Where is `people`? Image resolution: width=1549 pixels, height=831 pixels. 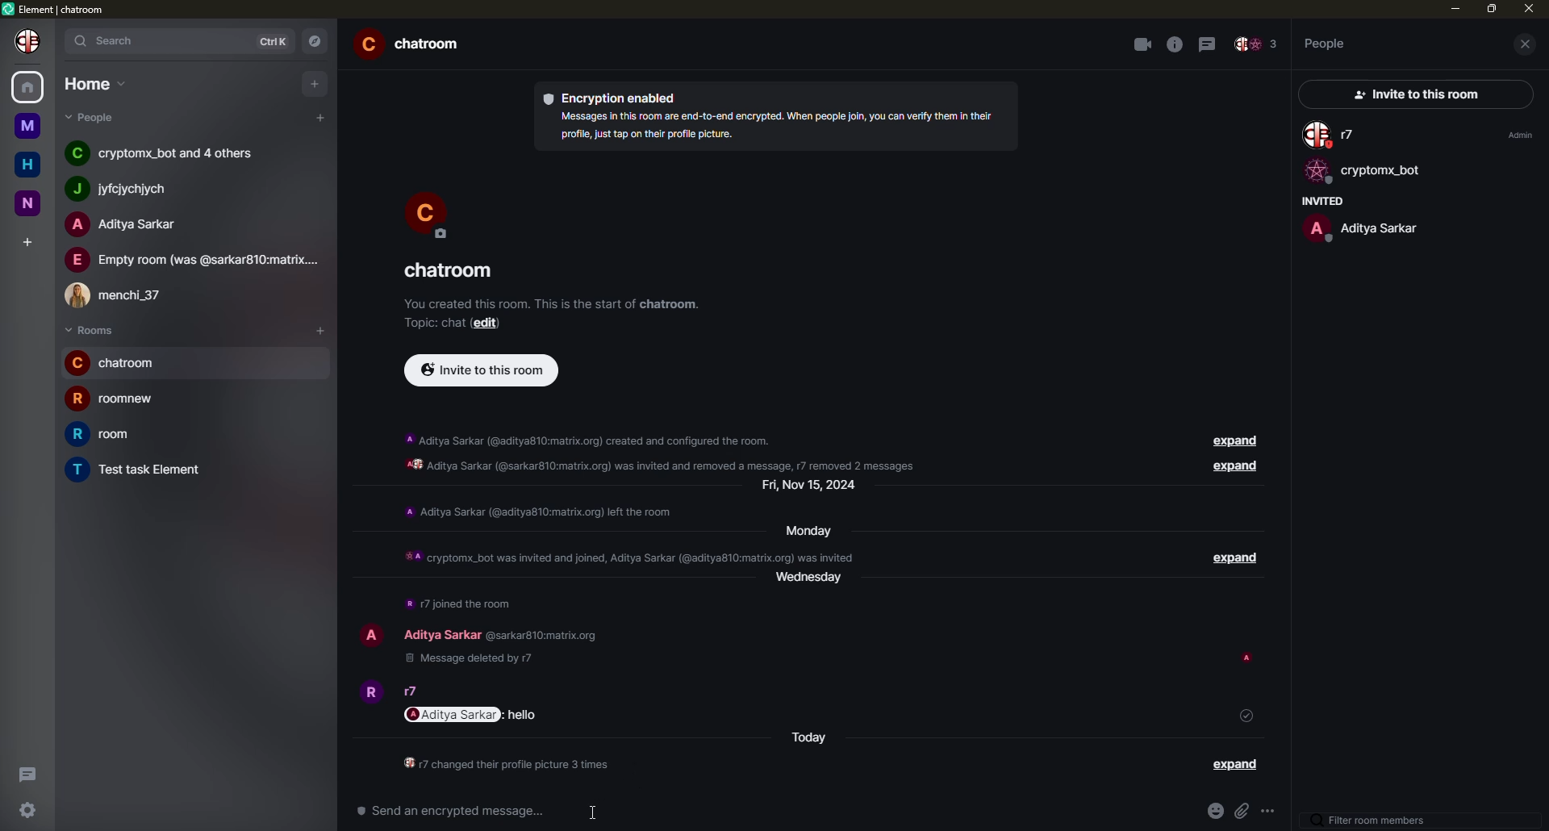
people is located at coordinates (1256, 45).